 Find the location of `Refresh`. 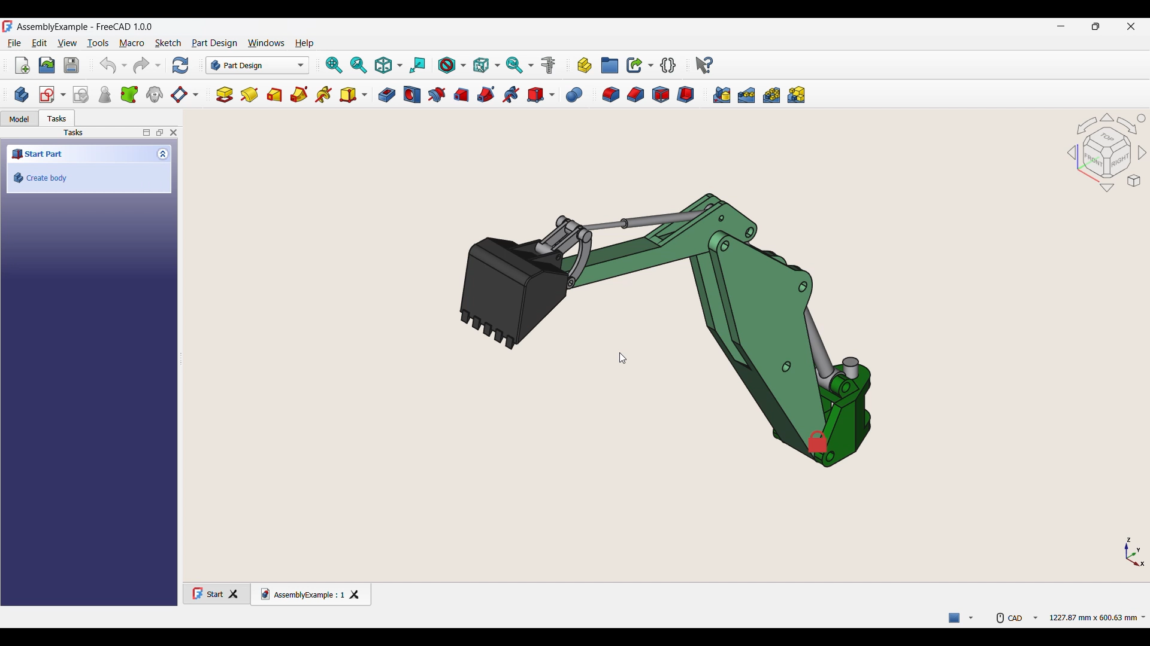

Refresh is located at coordinates (180, 65).